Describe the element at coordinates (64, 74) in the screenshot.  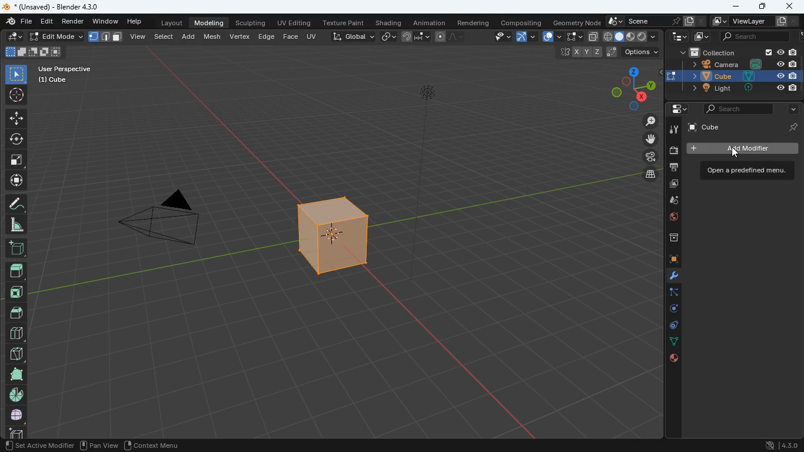
I see `user perspective` at that location.